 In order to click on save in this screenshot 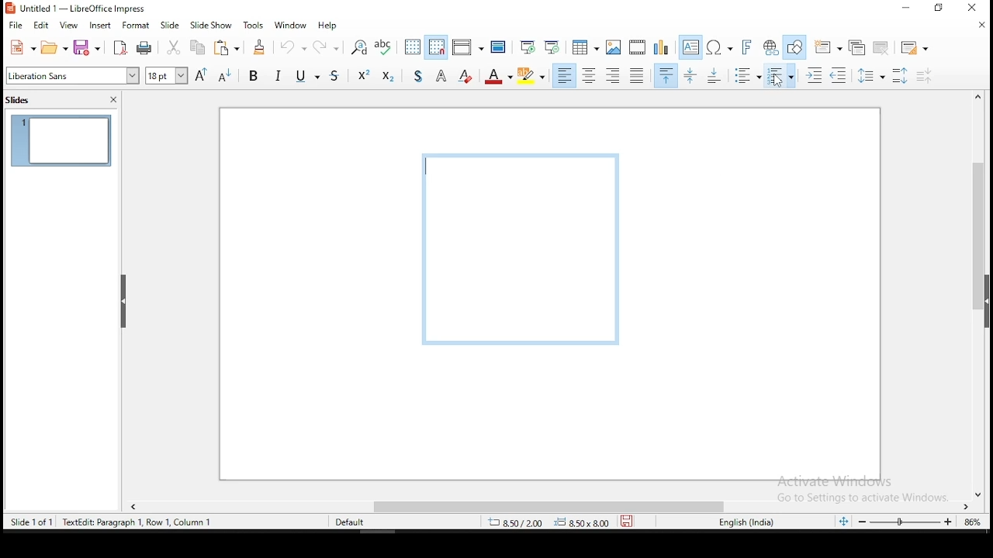, I will do `click(626, 520)`.